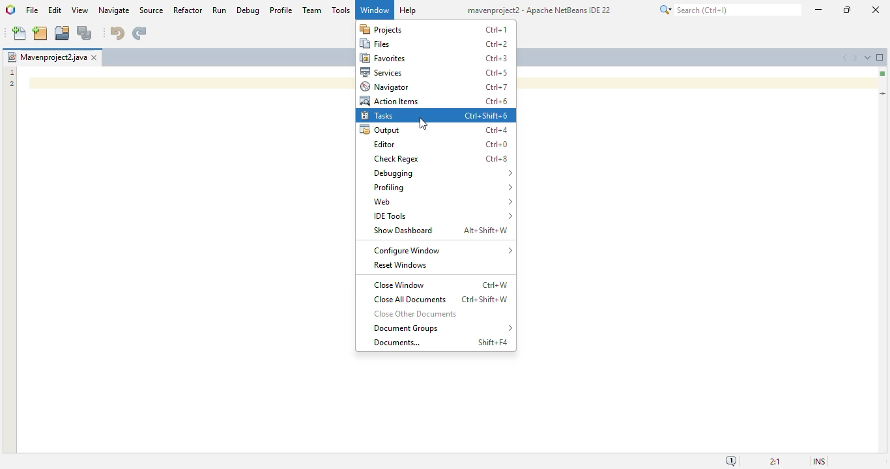 The width and height of the screenshot is (890, 469). I want to click on current line, so click(883, 94).